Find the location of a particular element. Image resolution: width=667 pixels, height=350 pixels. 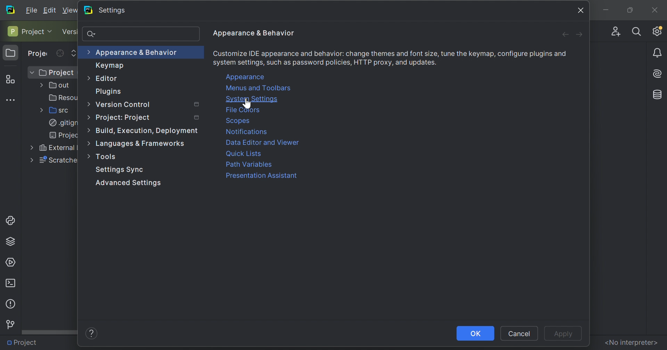

Apply is located at coordinates (561, 334).